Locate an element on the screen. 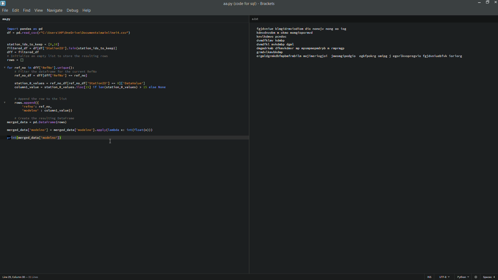 The width and height of the screenshot is (498, 280). python is located at coordinates (463, 277).